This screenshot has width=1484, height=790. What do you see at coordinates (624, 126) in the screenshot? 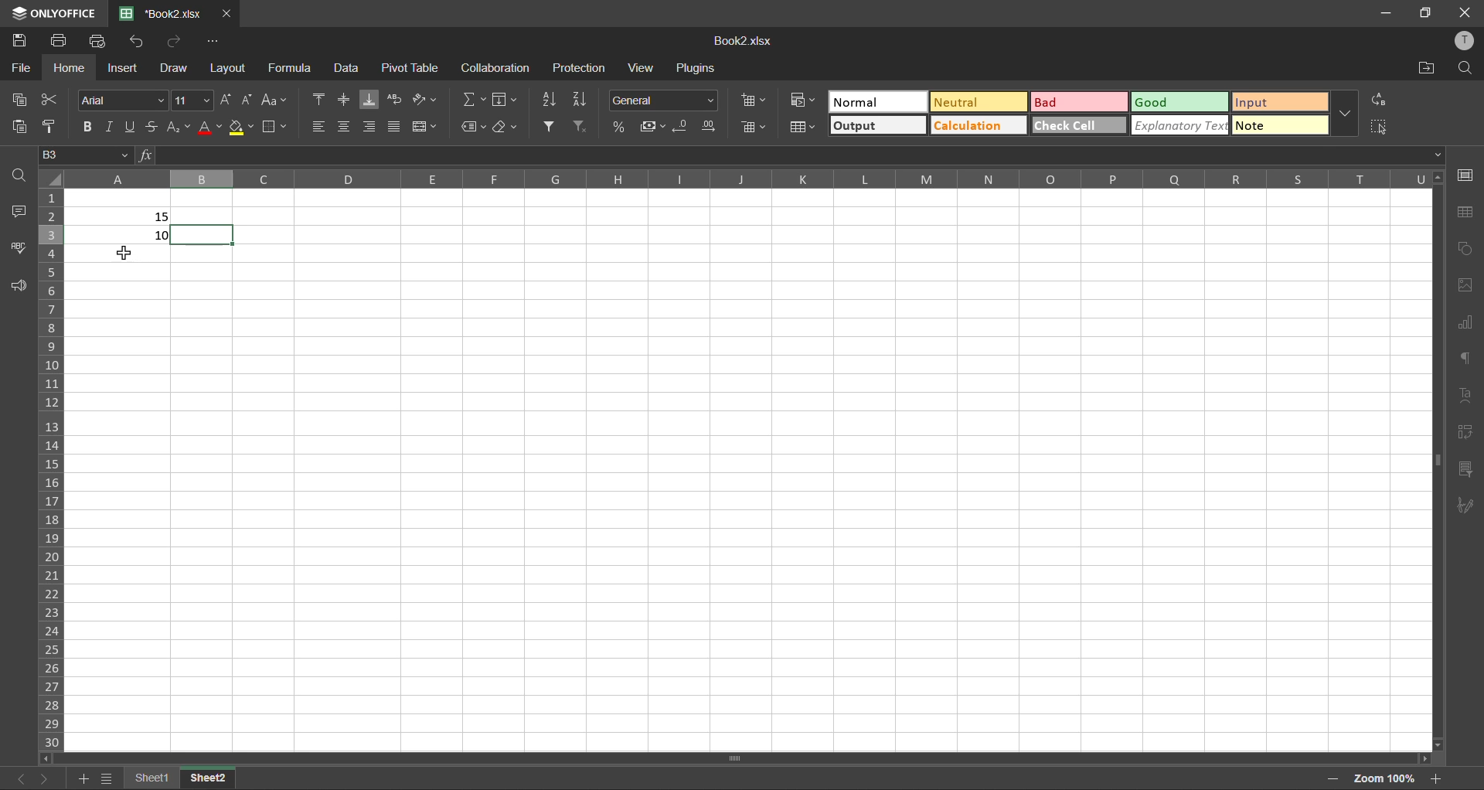
I see `percent` at bounding box center [624, 126].